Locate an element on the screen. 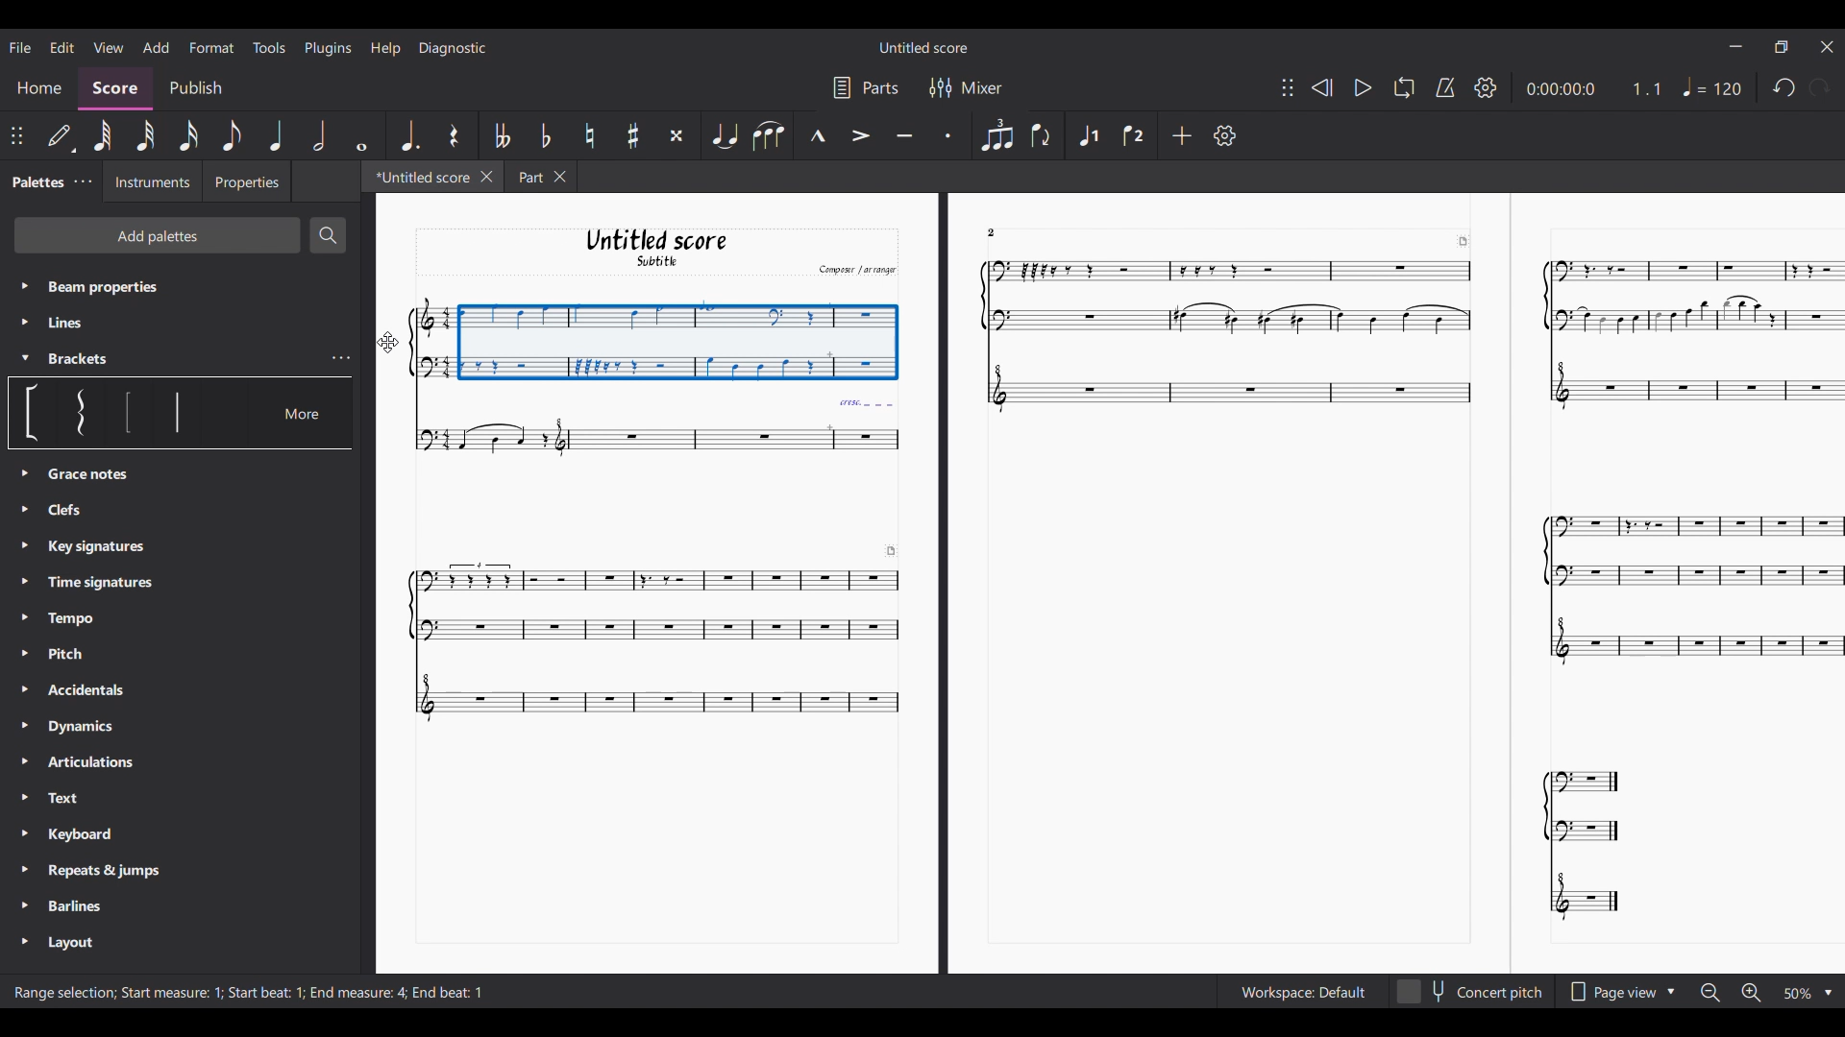 The width and height of the screenshot is (1845, 1037).  is located at coordinates (1695, 577).